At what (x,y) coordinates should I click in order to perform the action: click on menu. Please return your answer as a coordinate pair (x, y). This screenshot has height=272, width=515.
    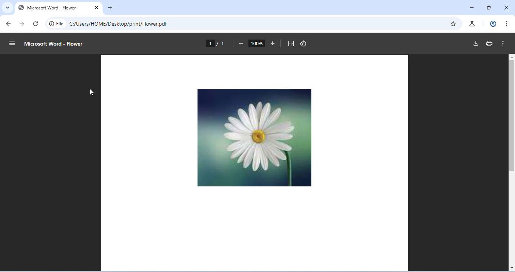
    Looking at the image, I should click on (12, 43).